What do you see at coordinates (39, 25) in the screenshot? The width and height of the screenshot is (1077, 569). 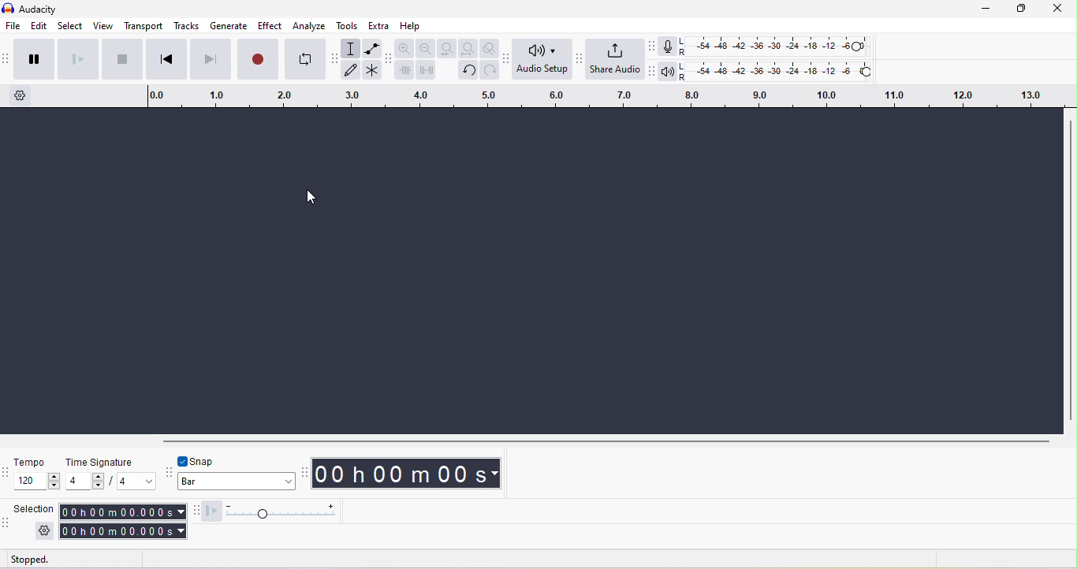 I see `edit` at bounding box center [39, 25].